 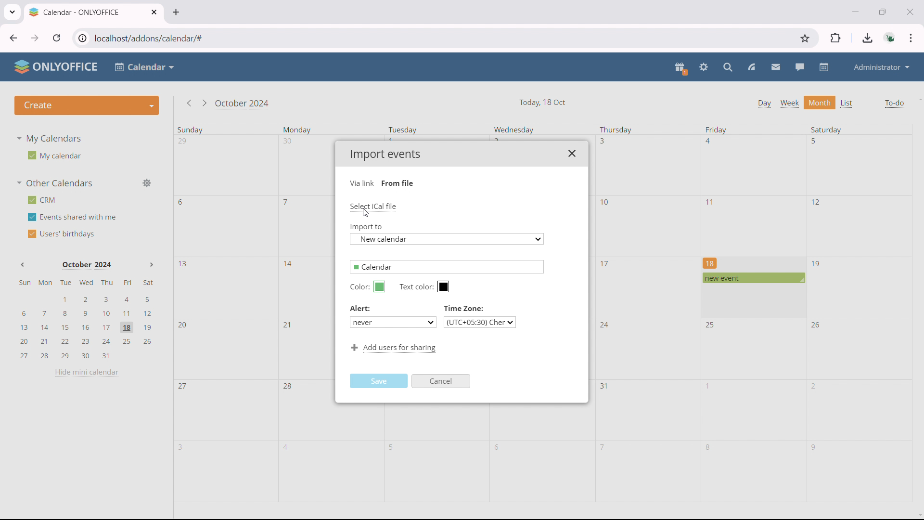 What do you see at coordinates (204, 103) in the screenshot?
I see `go to next month` at bounding box center [204, 103].